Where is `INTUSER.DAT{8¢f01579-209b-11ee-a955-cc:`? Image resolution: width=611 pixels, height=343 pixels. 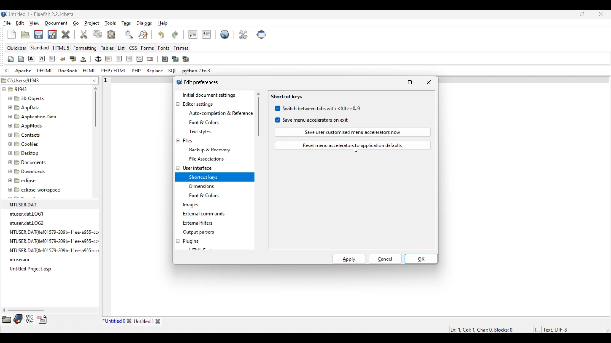 INTUSER.DAT{8¢f01579-209b-11ee-a955-cc: is located at coordinates (58, 241).